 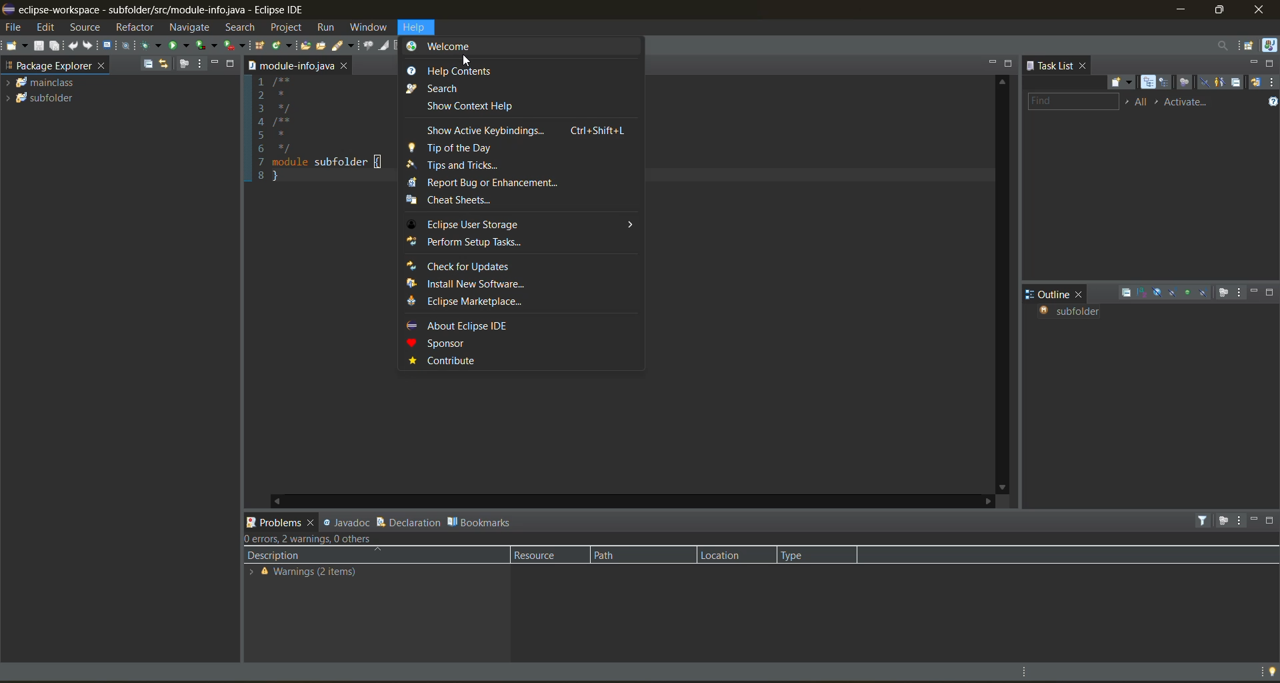 What do you see at coordinates (41, 99) in the screenshot?
I see `module 2` at bounding box center [41, 99].